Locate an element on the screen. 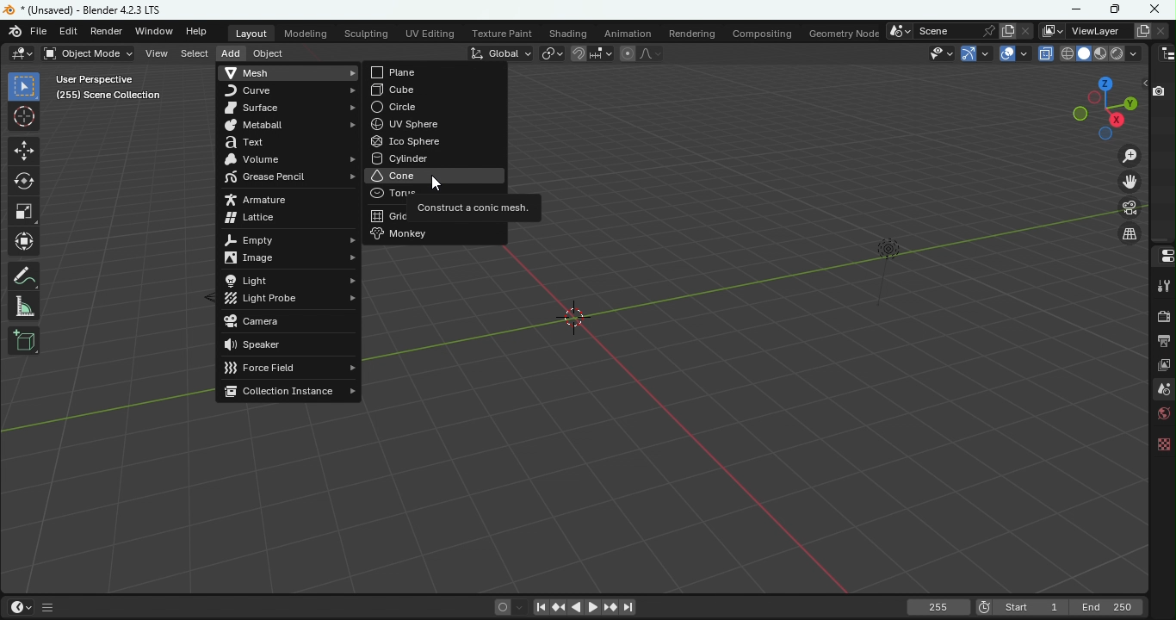 This screenshot has height=620, width=1176. Cursor is located at coordinates (434, 181).